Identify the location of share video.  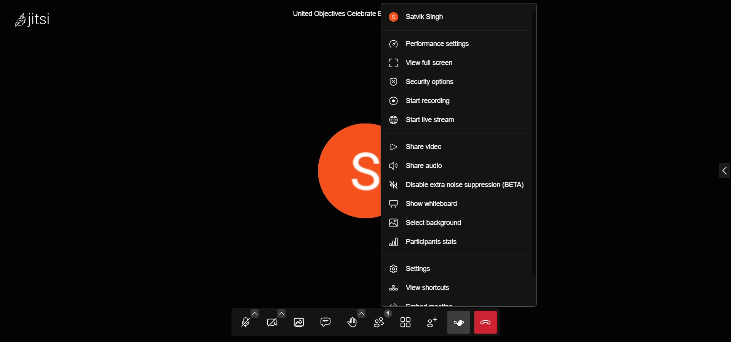
(425, 145).